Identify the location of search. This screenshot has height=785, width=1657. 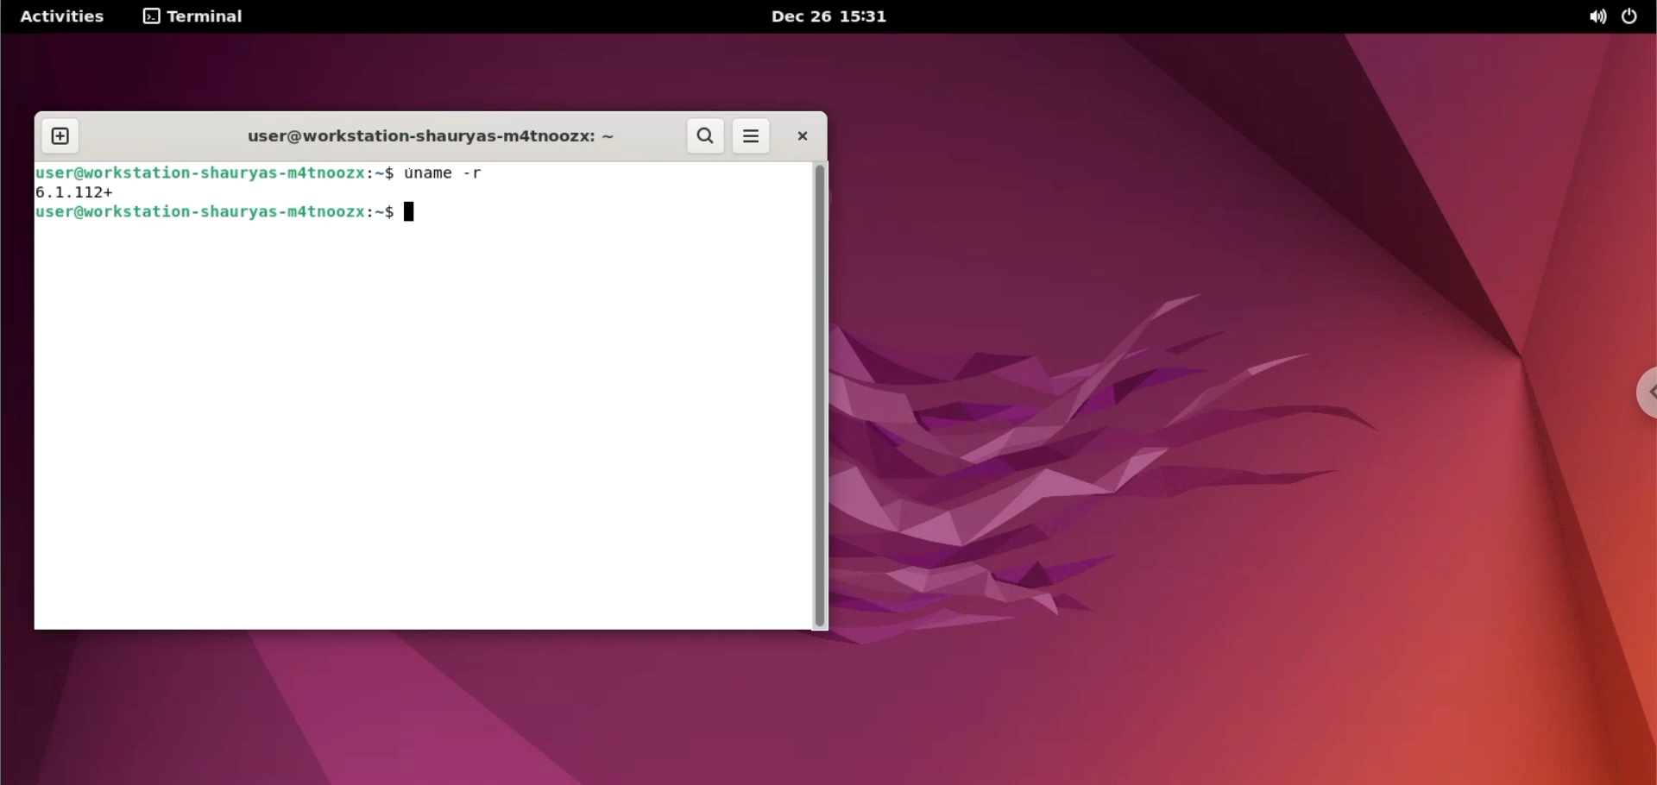
(703, 137).